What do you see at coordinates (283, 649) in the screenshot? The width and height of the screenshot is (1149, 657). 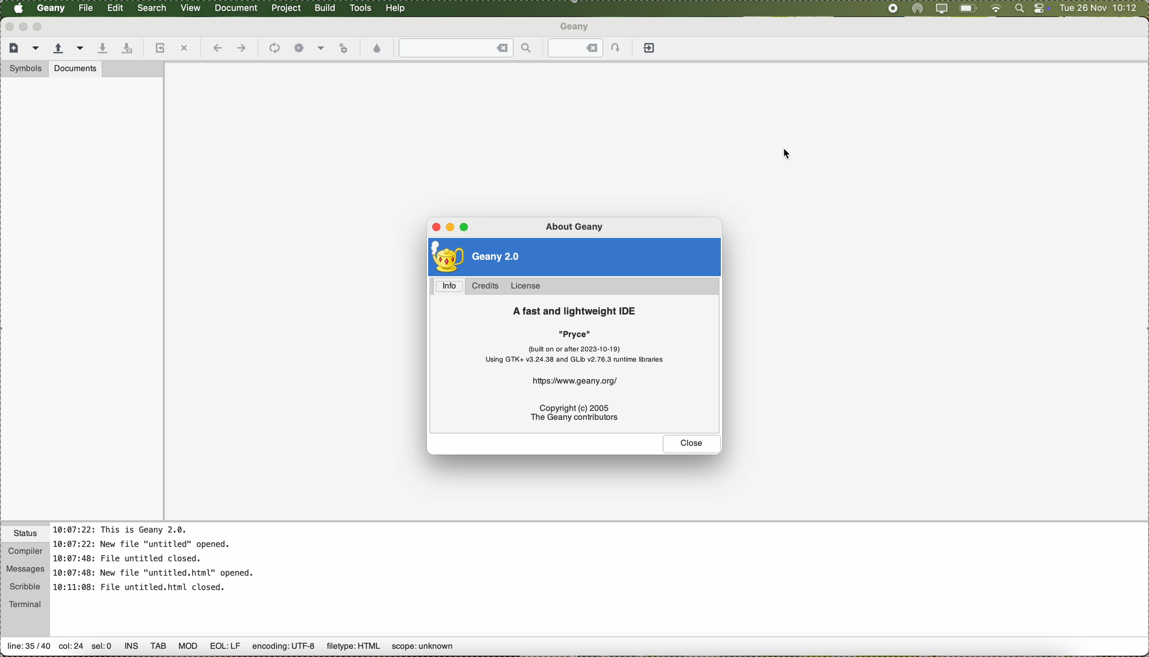 I see `encoding: UTF-8` at bounding box center [283, 649].